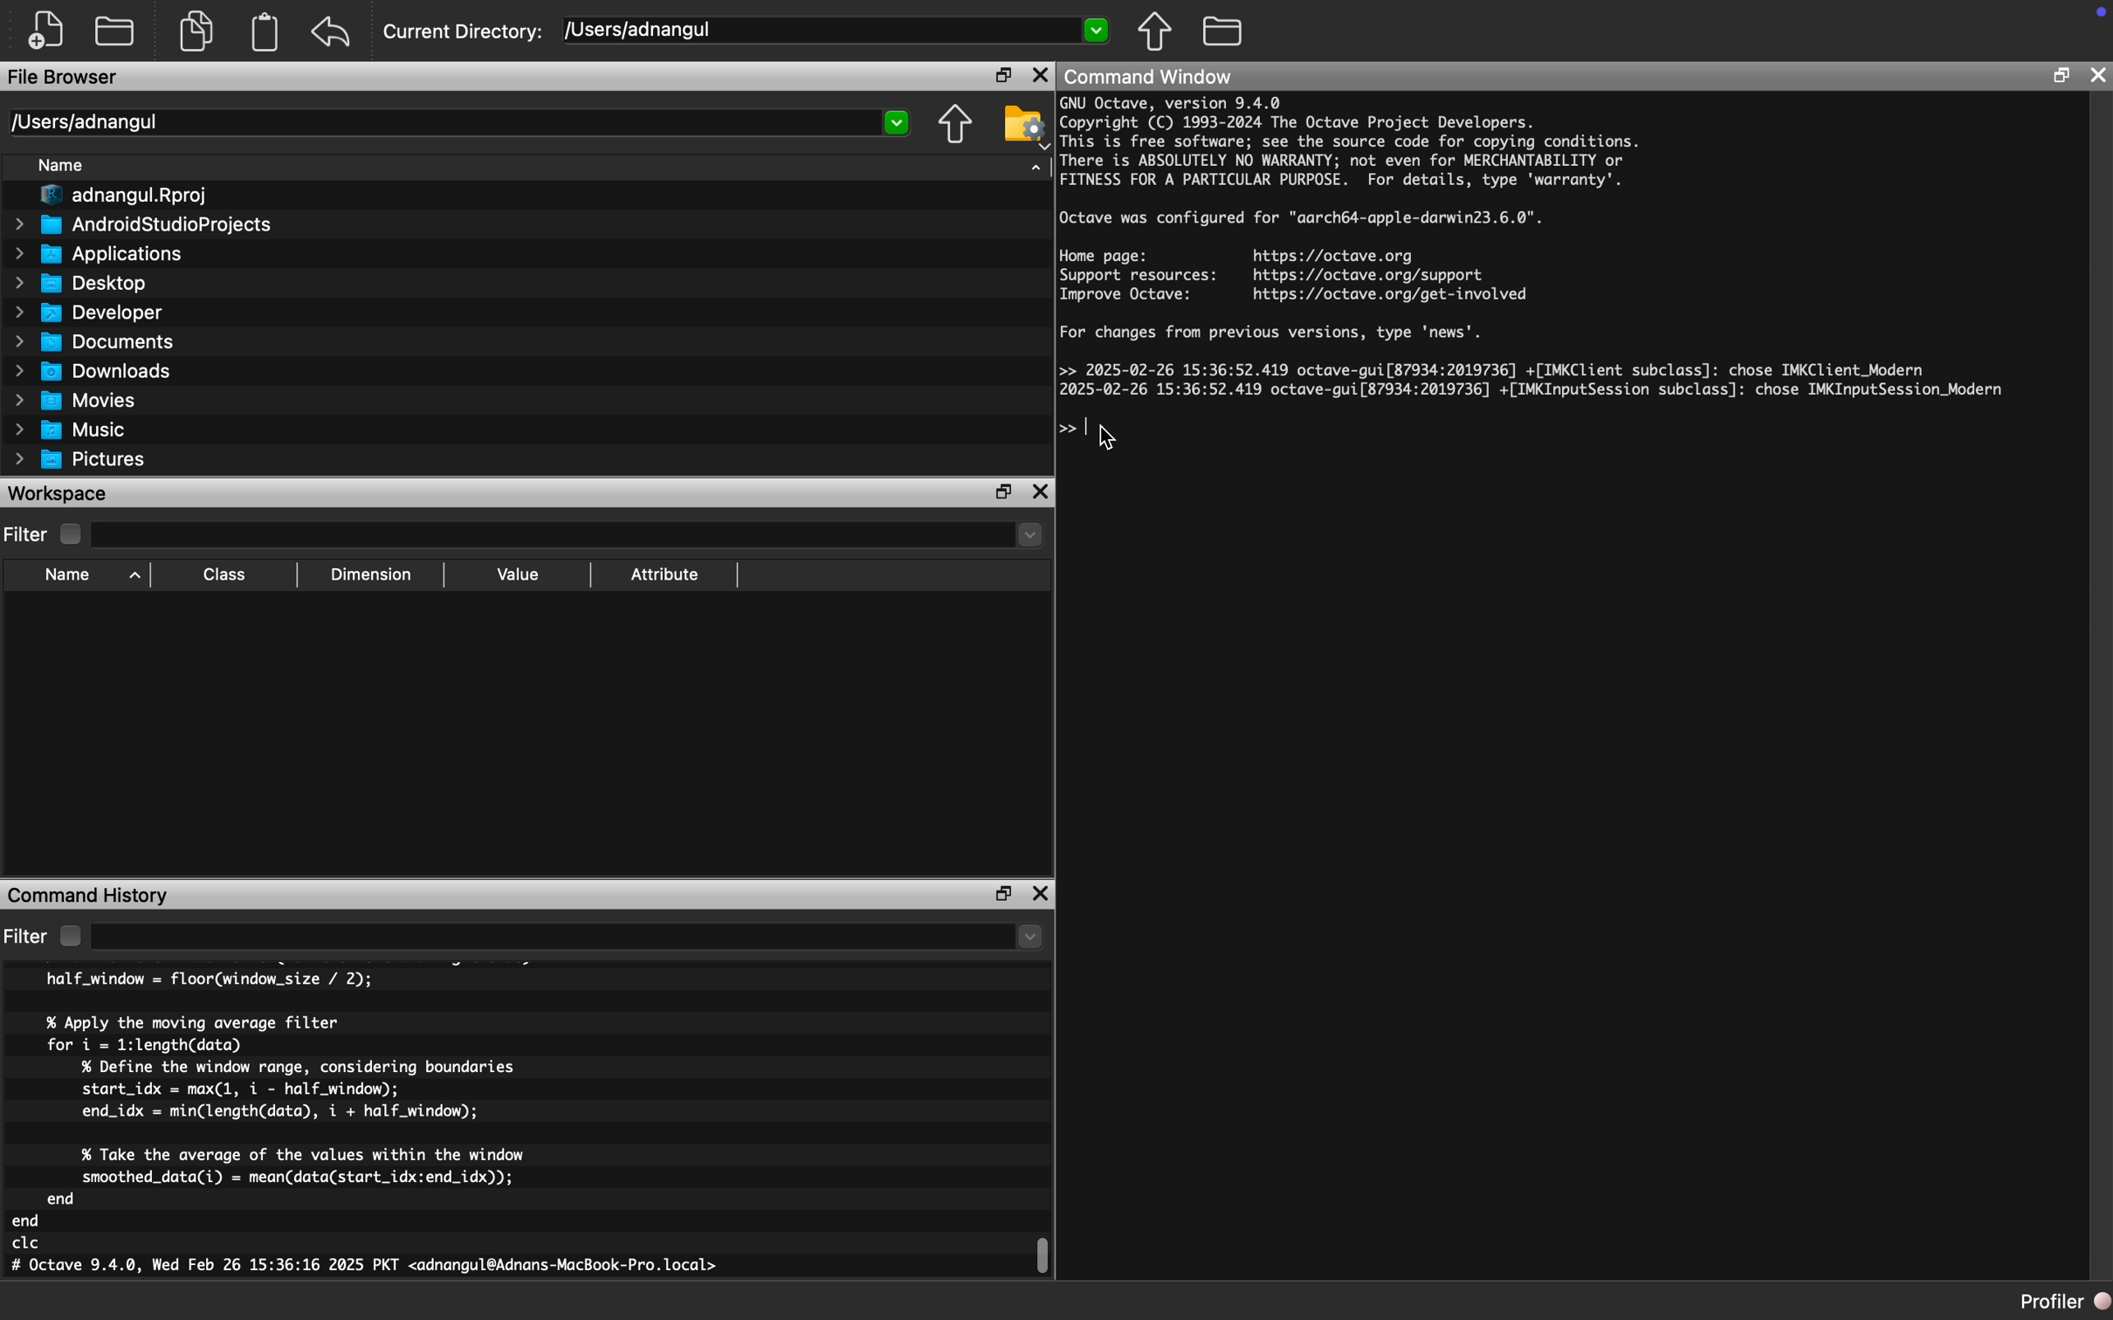  What do you see at coordinates (1039, 76) in the screenshot?
I see `Close` at bounding box center [1039, 76].